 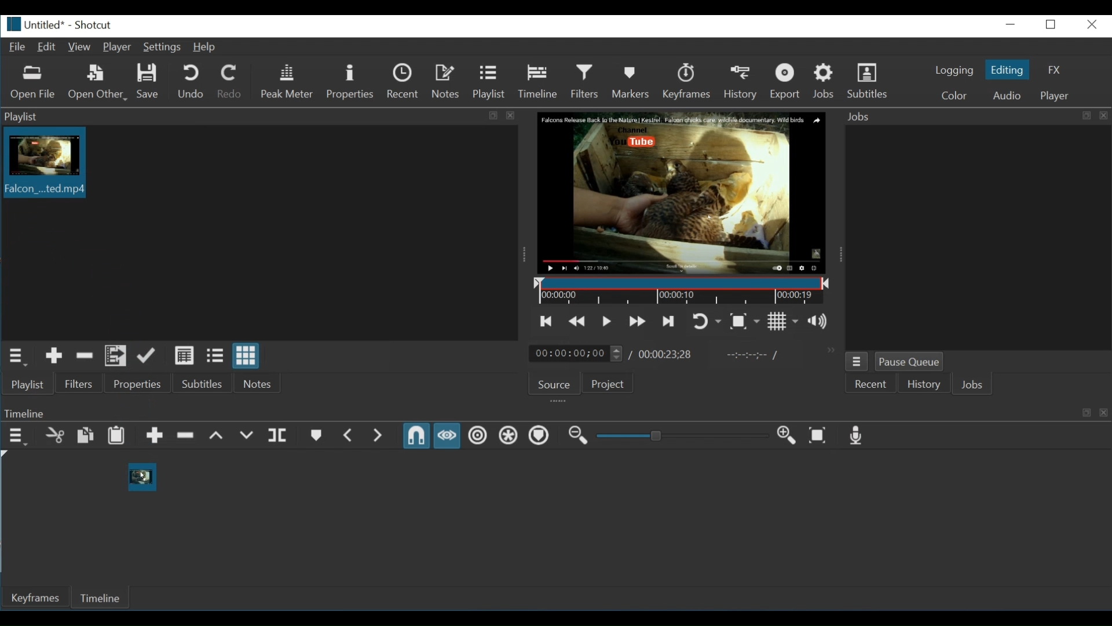 I want to click on Jobs Panel, so click(x=975, y=117).